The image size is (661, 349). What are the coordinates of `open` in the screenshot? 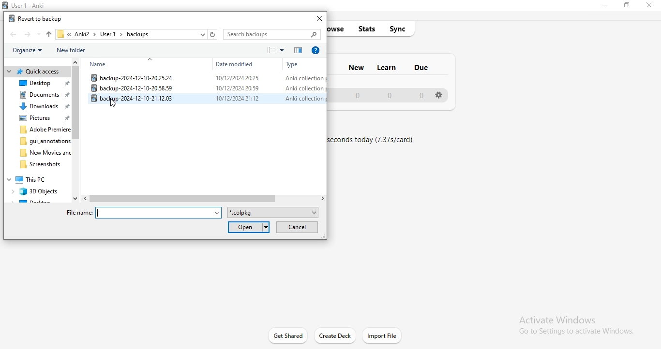 It's located at (250, 227).